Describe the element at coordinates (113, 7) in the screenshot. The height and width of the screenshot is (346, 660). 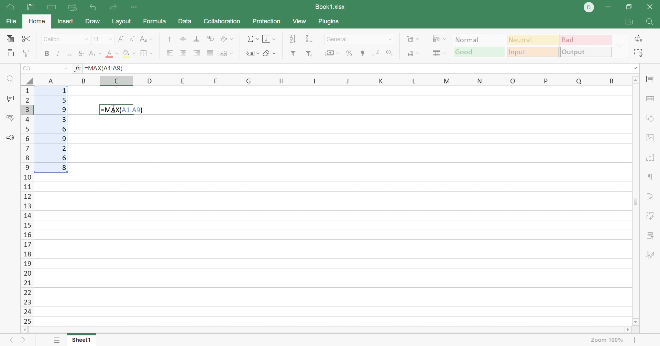
I see `Redo` at that location.